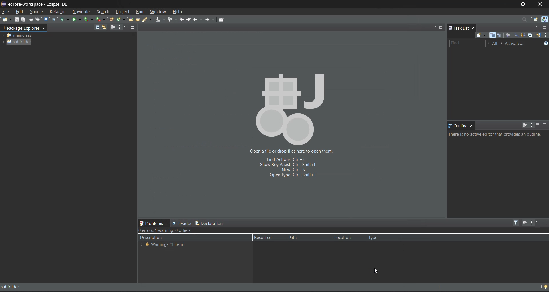 This screenshot has height=292, width=549. I want to click on next annotation, so click(160, 19).